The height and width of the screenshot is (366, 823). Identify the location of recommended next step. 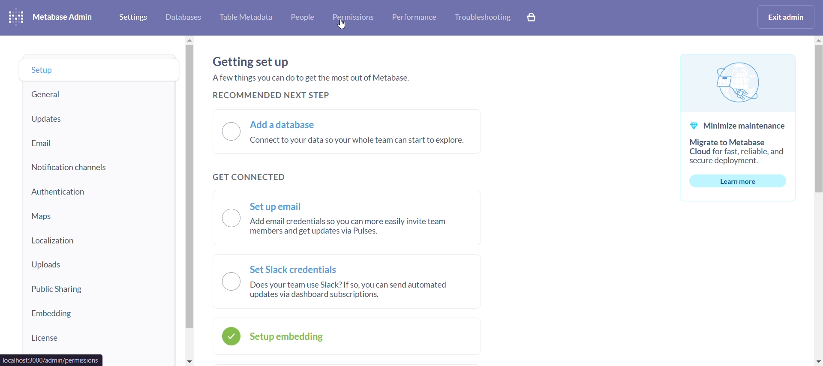
(273, 96).